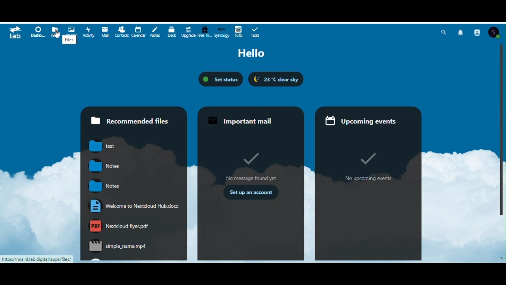 The image size is (506, 285). I want to click on set up an account, so click(250, 192).